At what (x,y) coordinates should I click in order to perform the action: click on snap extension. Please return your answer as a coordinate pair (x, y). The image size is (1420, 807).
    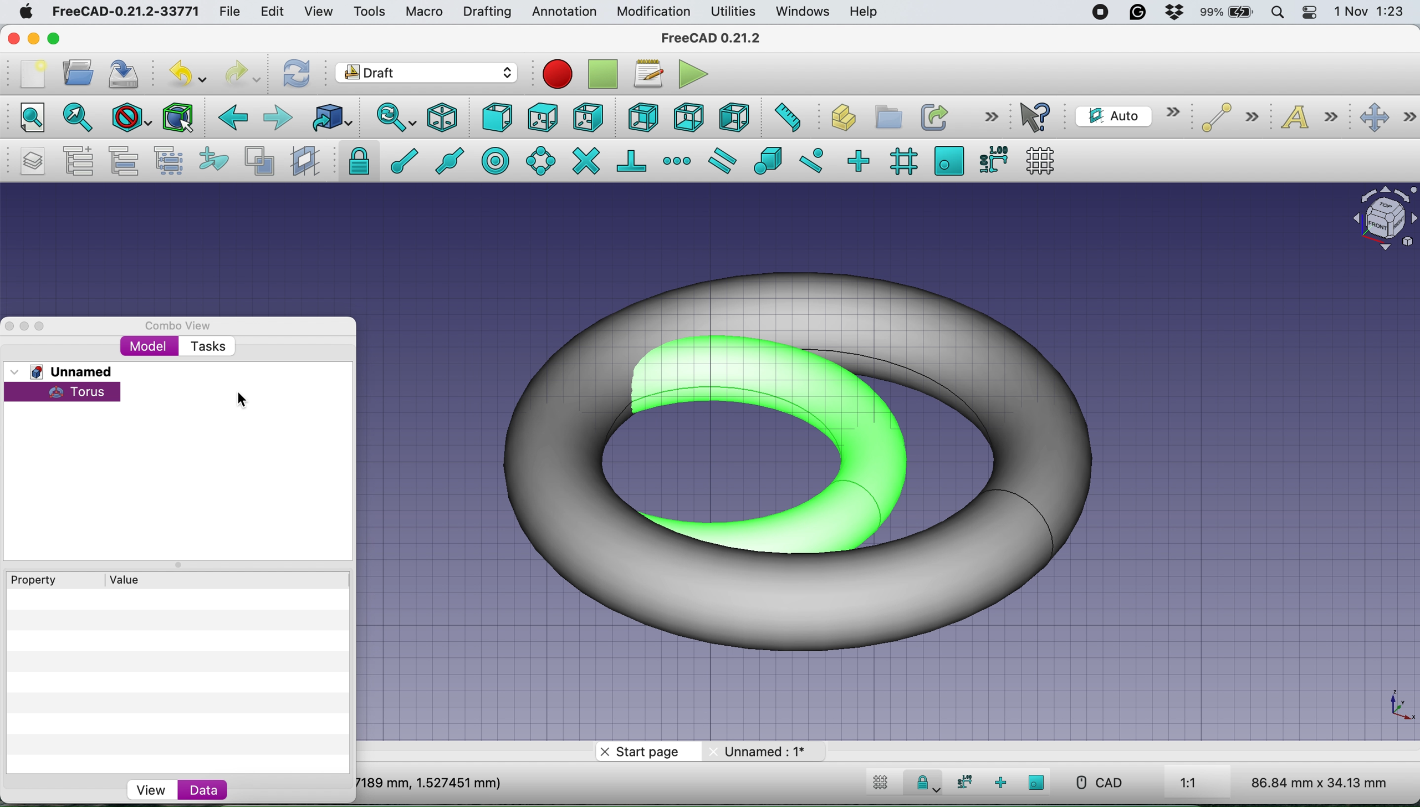
    Looking at the image, I should click on (677, 160).